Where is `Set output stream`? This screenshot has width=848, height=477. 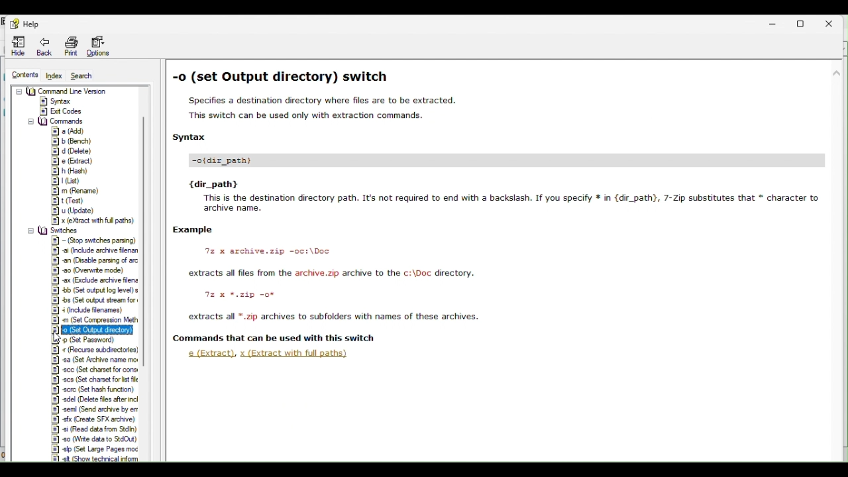 Set output stream is located at coordinates (95, 299).